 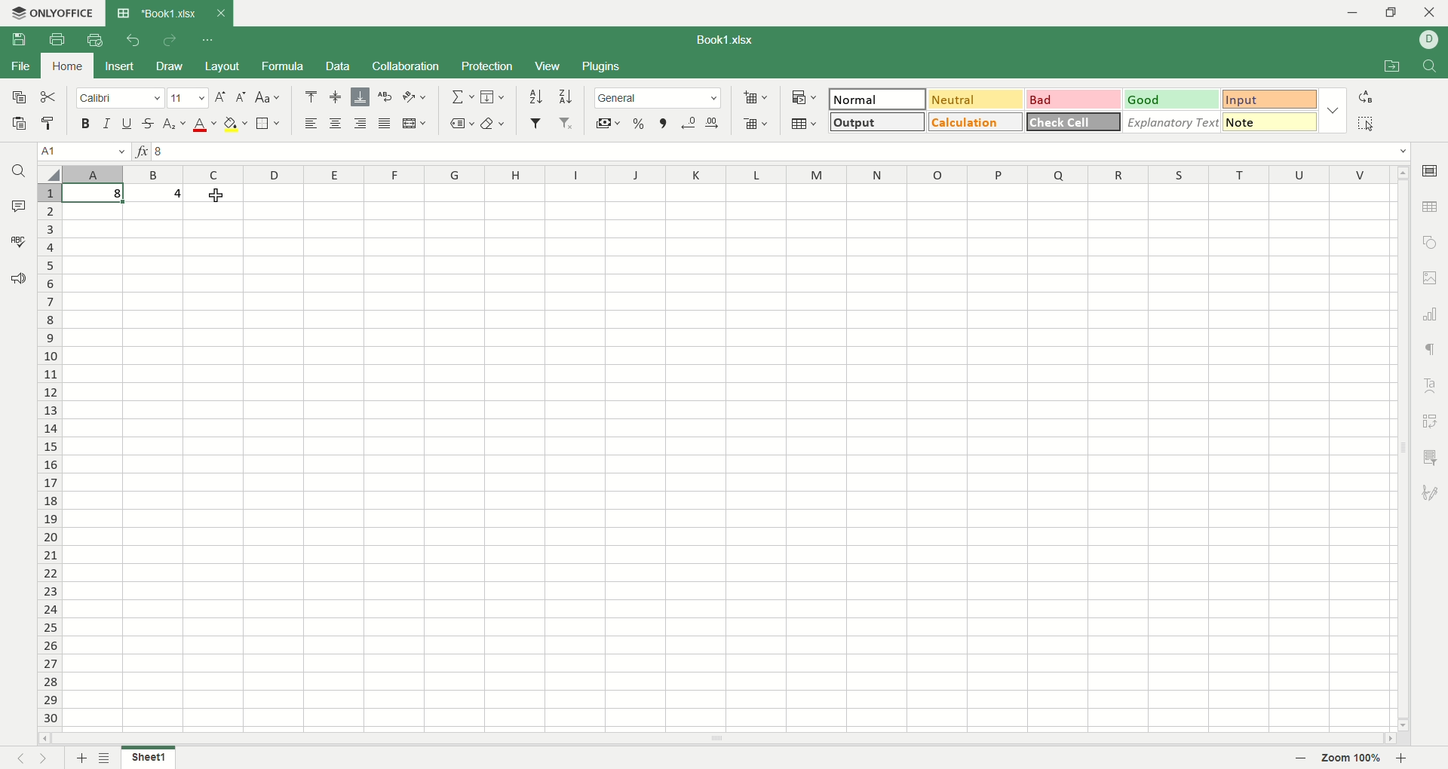 What do you see at coordinates (488, 68) in the screenshot?
I see `protection` at bounding box center [488, 68].